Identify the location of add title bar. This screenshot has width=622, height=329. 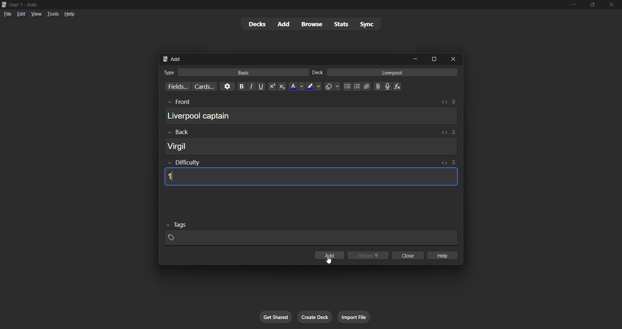
(176, 59).